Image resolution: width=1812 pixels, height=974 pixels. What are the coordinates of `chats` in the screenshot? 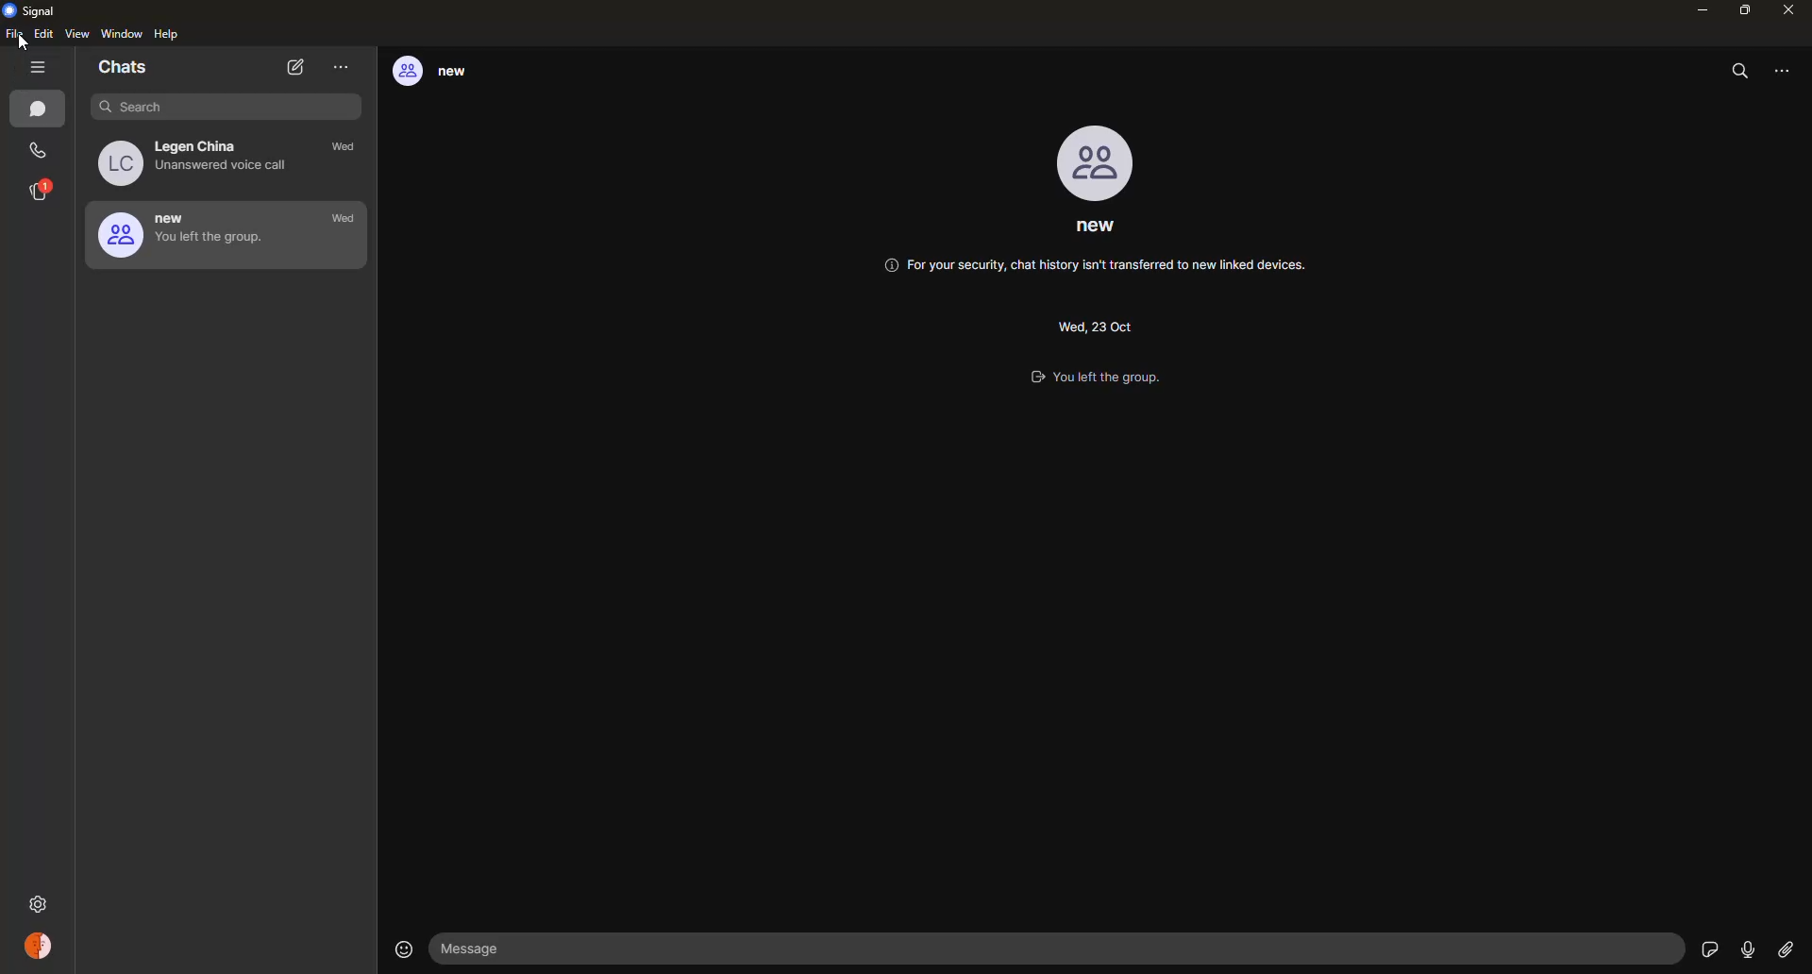 It's located at (125, 69).